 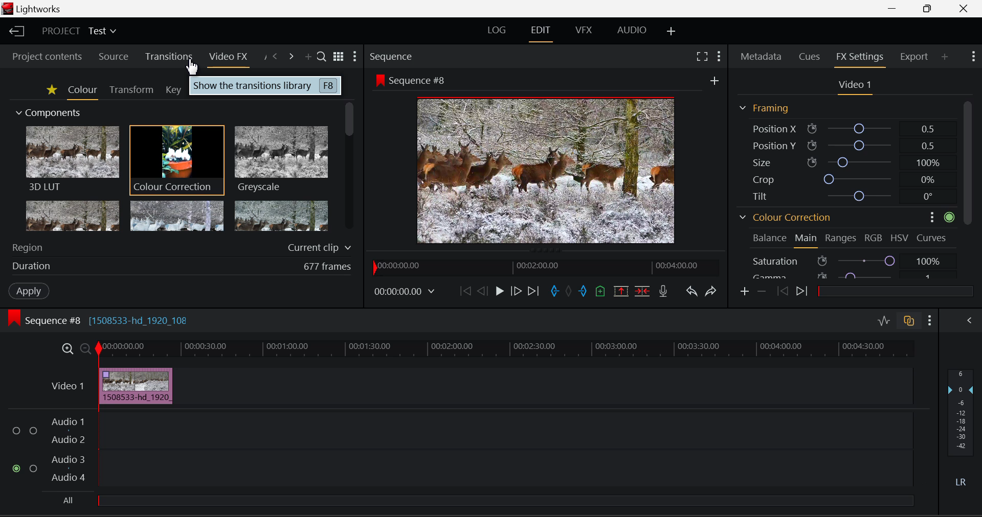 I want to click on Export, so click(x=914, y=57).